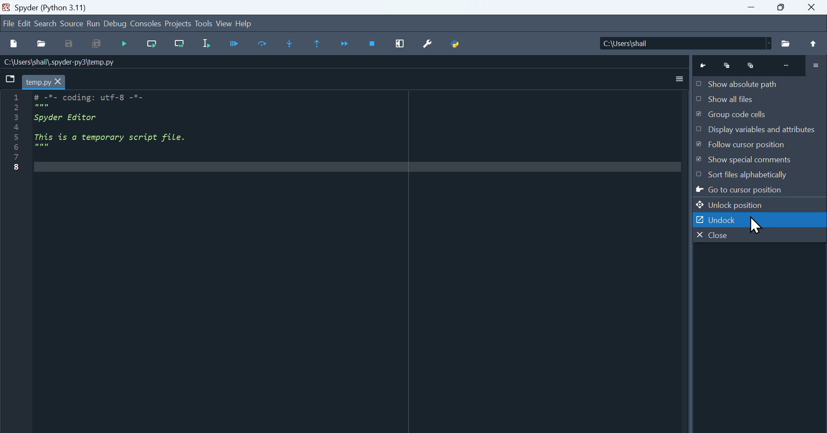  I want to click on More, so click(788, 65).